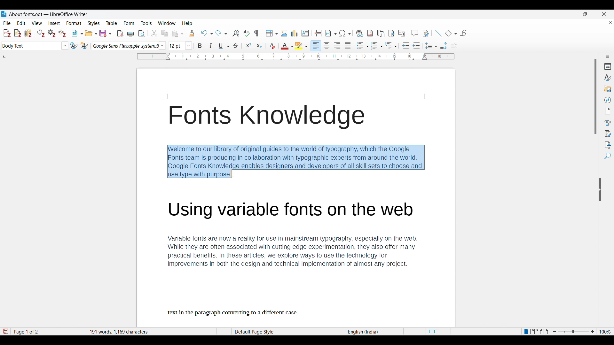 This screenshot has width=614, height=345. I want to click on Horizontal scale, so click(296, 57).